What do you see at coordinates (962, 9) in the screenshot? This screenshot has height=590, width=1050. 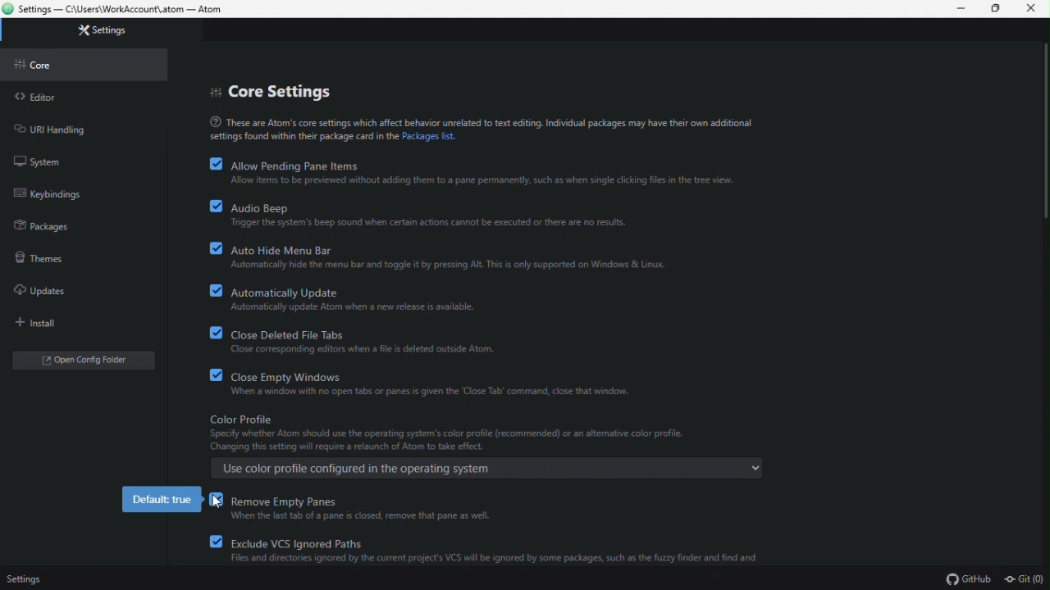 I see `minimize` at bounding box center [962, 9].